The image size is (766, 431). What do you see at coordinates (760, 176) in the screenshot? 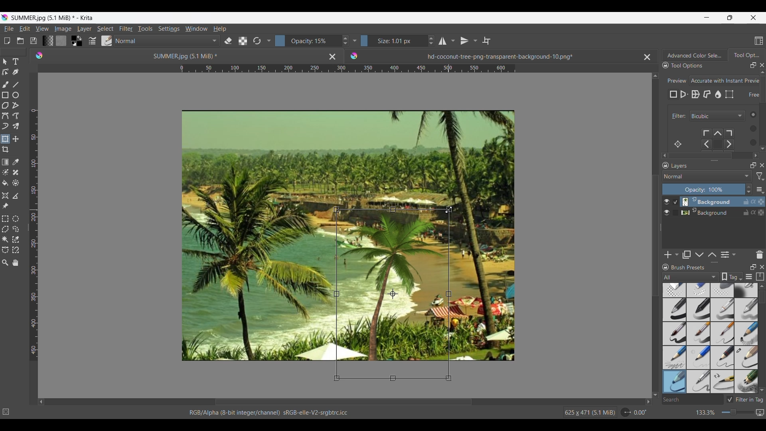
I see `Filter layers` at bounding box center [760, 176].